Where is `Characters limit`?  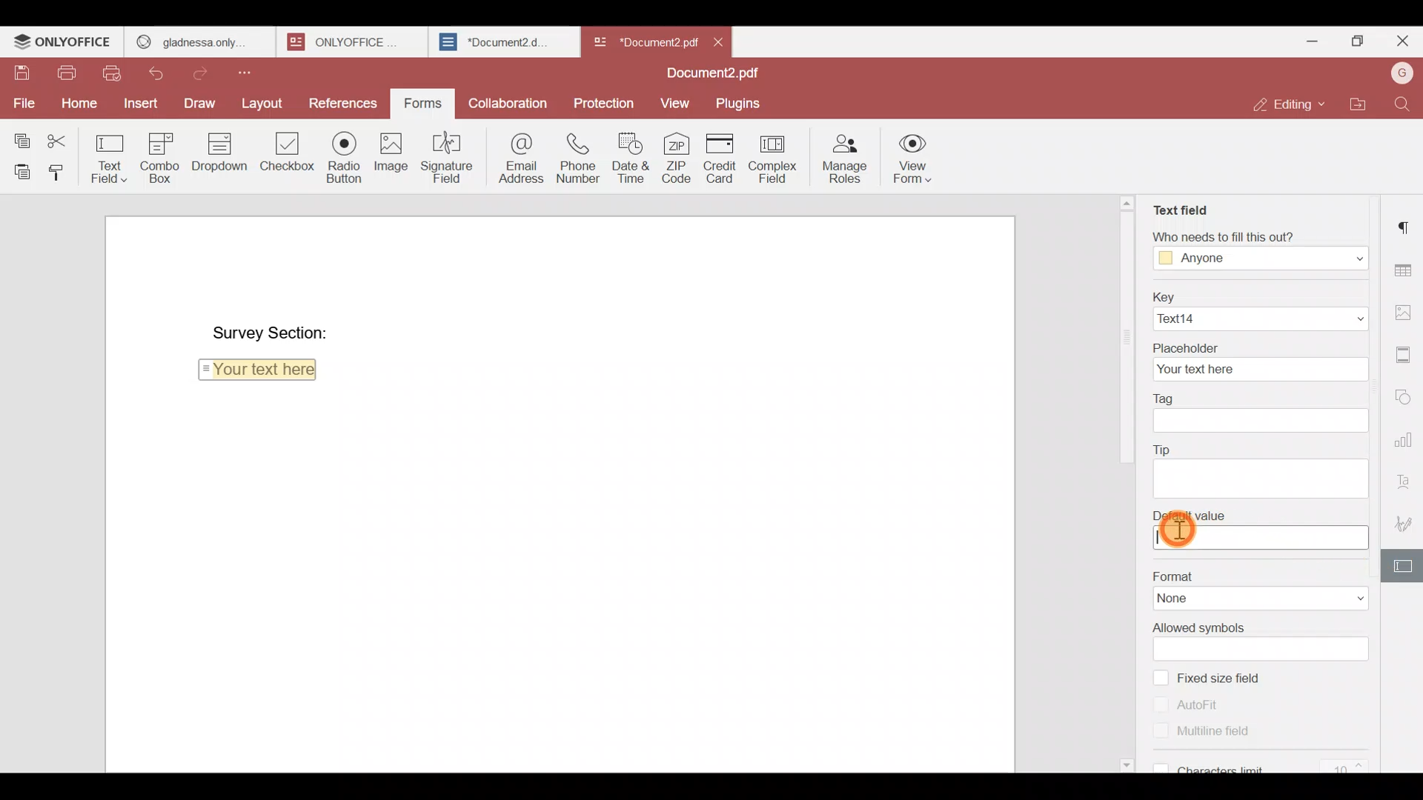 Characters limit is located at coordinates (1267, 764).